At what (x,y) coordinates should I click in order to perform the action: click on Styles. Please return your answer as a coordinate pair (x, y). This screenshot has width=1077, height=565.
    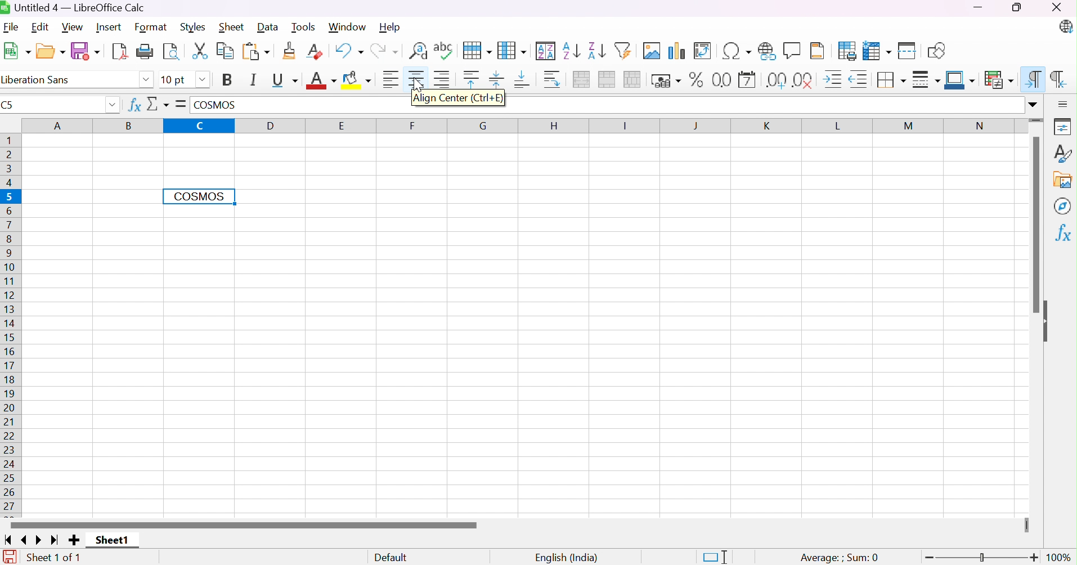
    Looking at the image, I should click on (1066, 155).